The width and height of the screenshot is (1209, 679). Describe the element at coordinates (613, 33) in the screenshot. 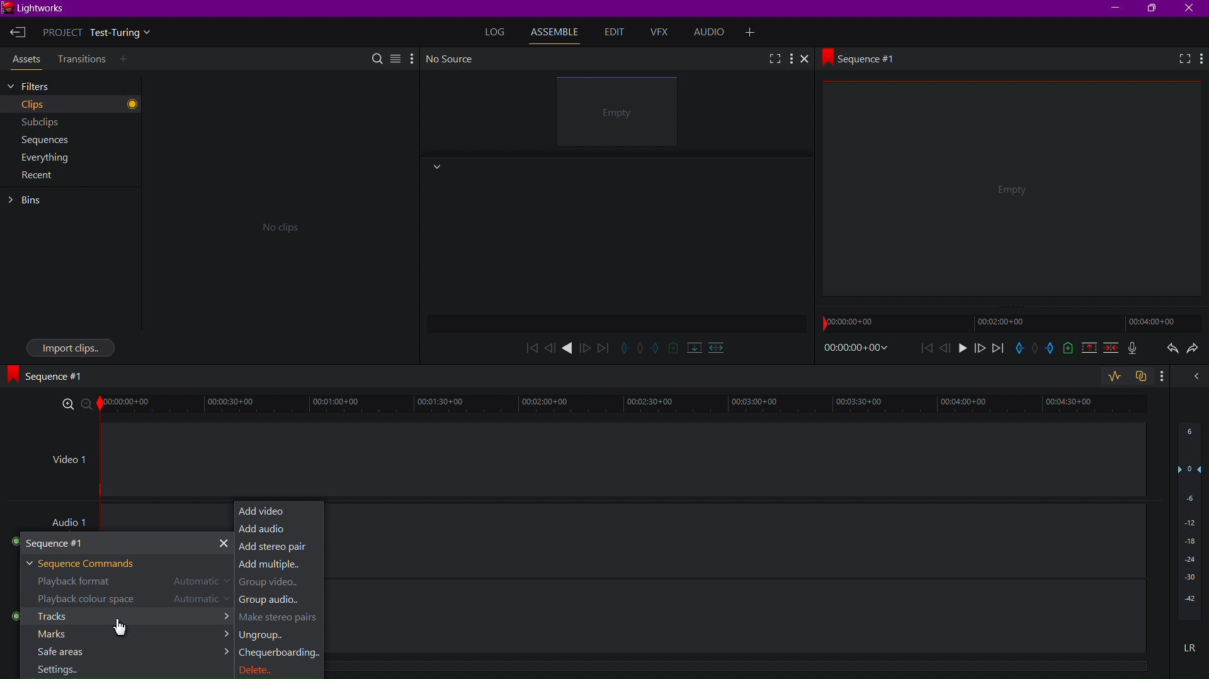

I see `Edit` at that location.